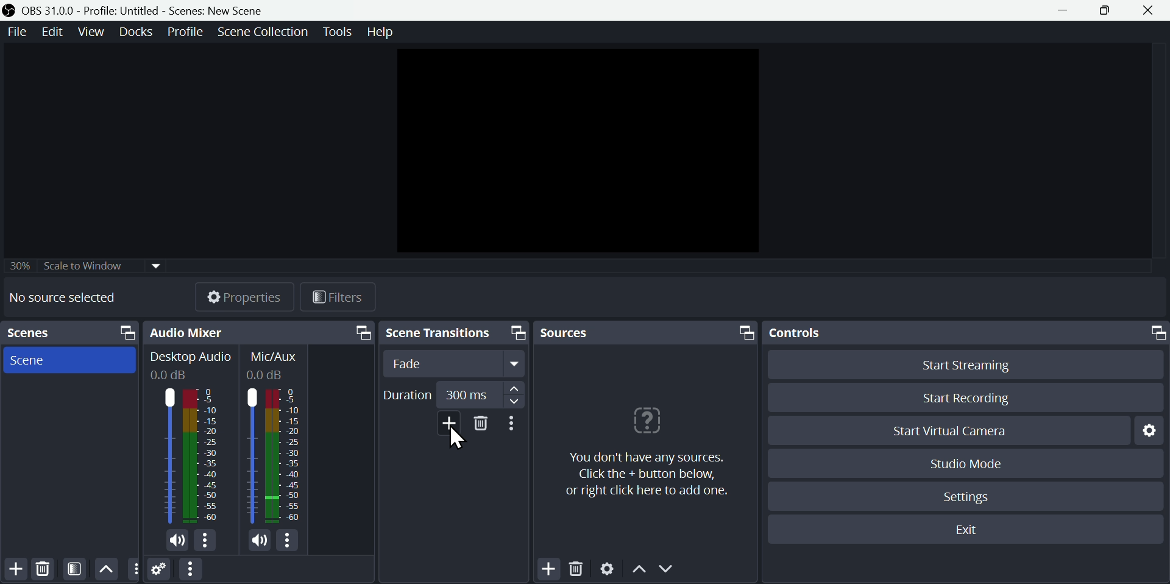  I want to click on No source selected, so click(71, 297).